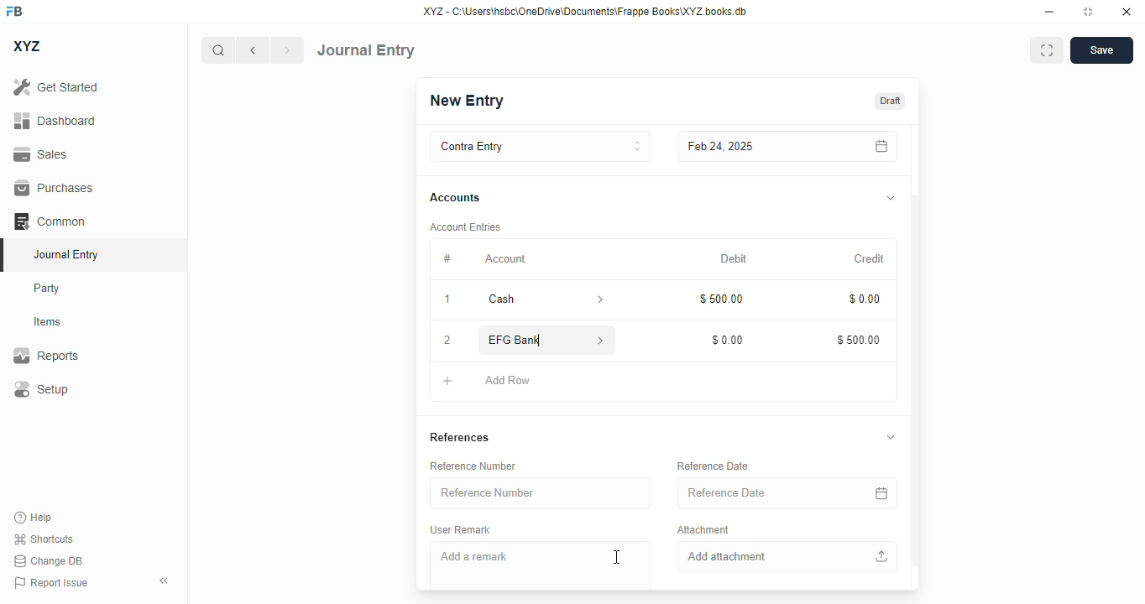 This screenshot has width=1145, height=604. I want to click on calendar icon, so click(879, 493).